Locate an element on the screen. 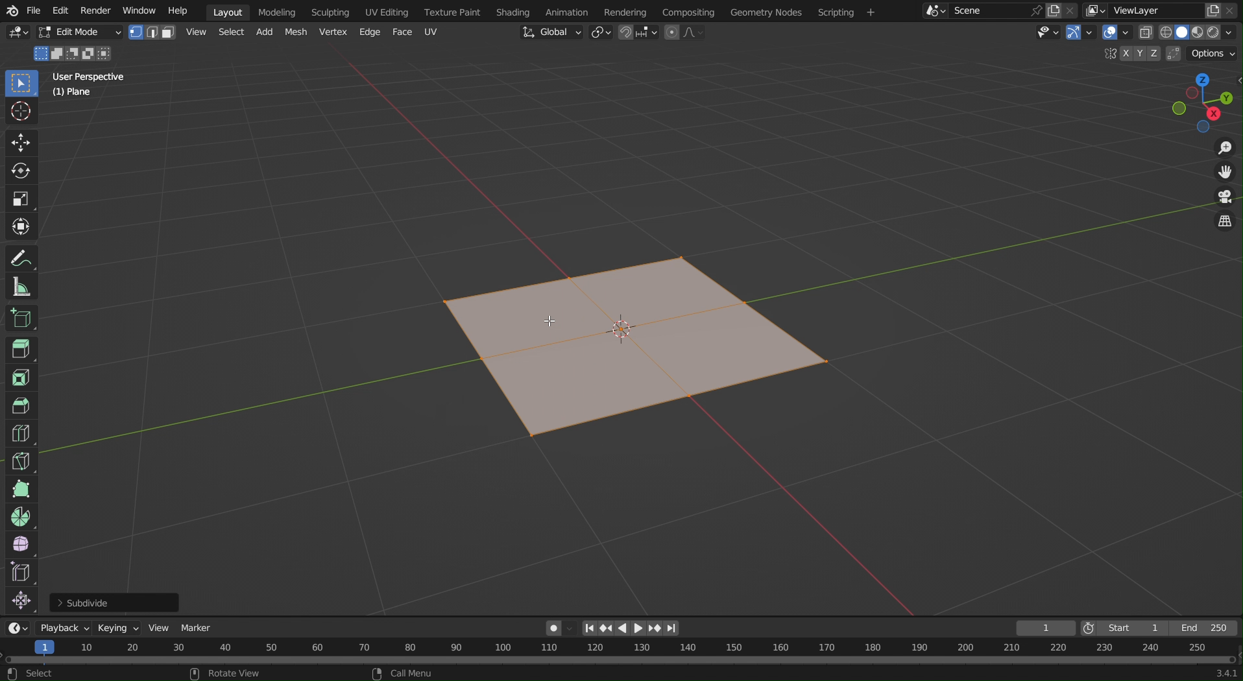  Mode is located at coordinates (73, 54).